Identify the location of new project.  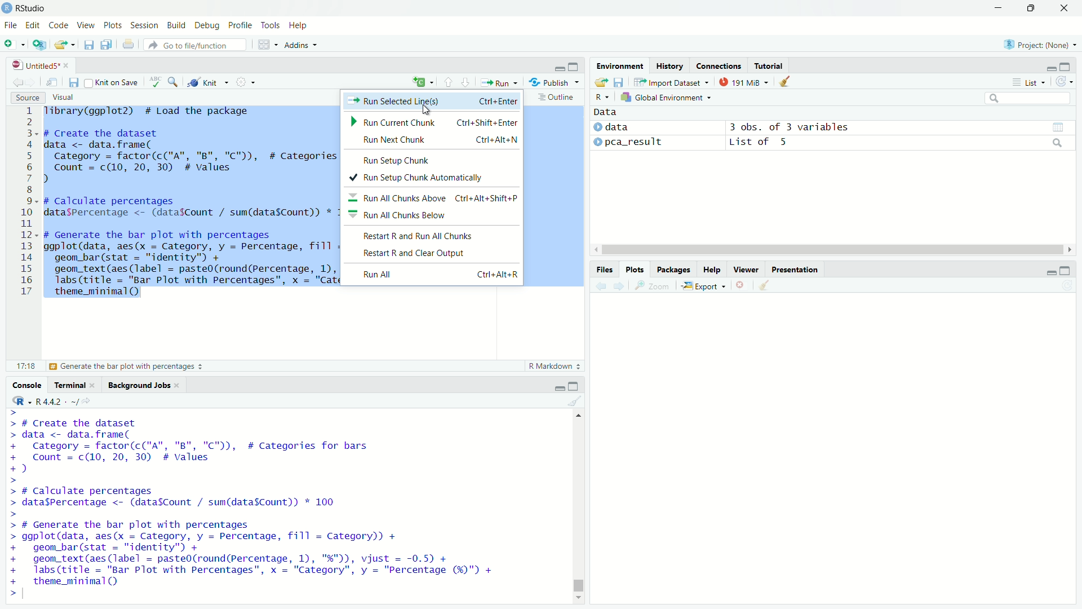
(39, 45).